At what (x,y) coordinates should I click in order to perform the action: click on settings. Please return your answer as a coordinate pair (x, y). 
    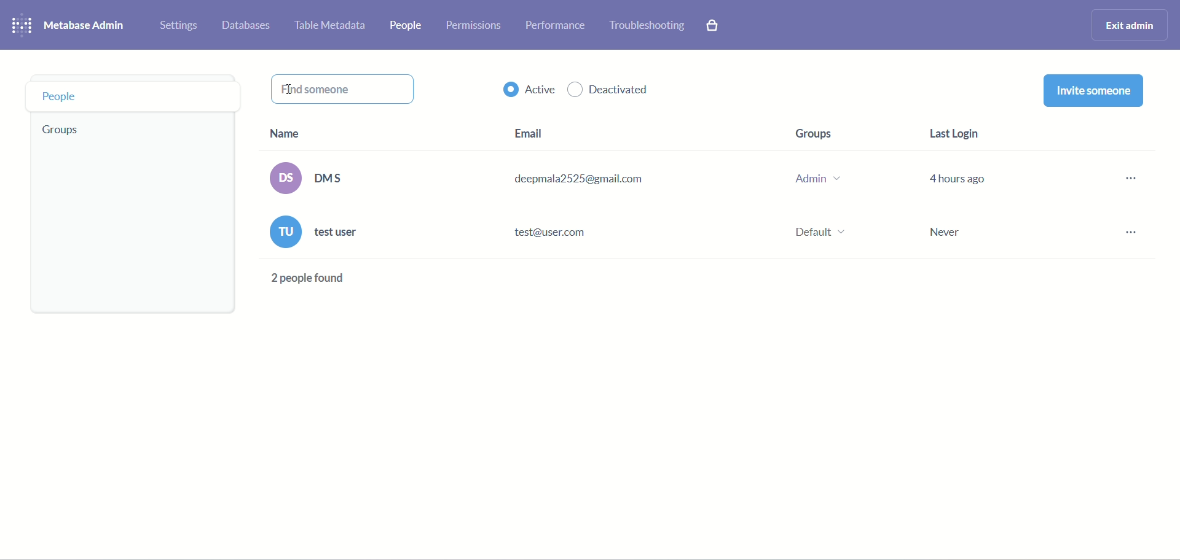
    Looking at the image, I should click on (179, 26).